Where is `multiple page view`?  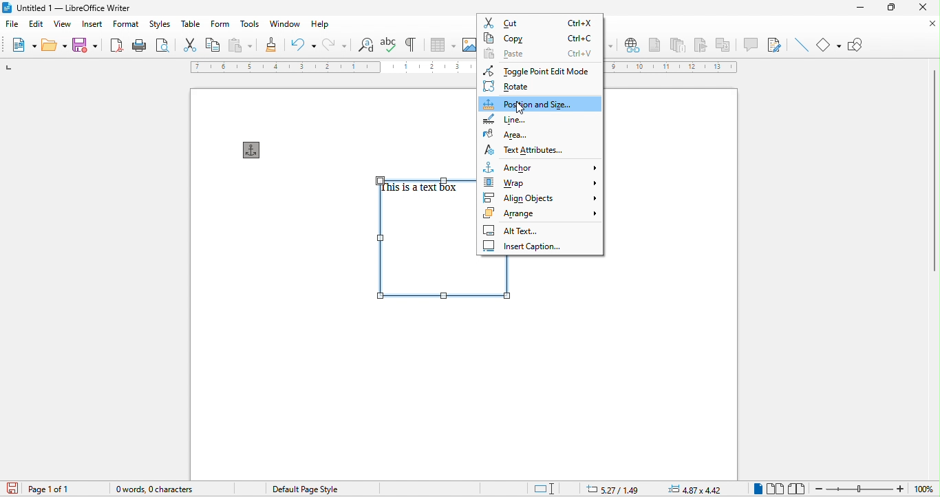 multiple page view is located at coordinates (777, 489).